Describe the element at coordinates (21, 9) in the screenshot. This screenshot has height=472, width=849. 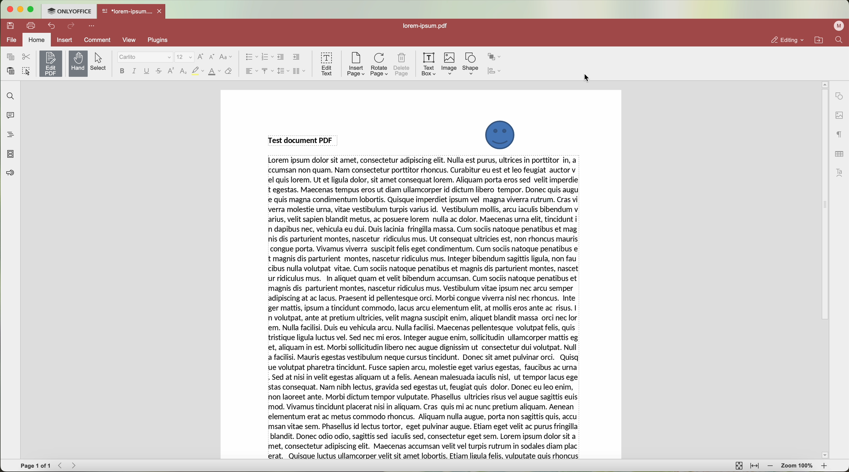
I see `minimize` at that location.